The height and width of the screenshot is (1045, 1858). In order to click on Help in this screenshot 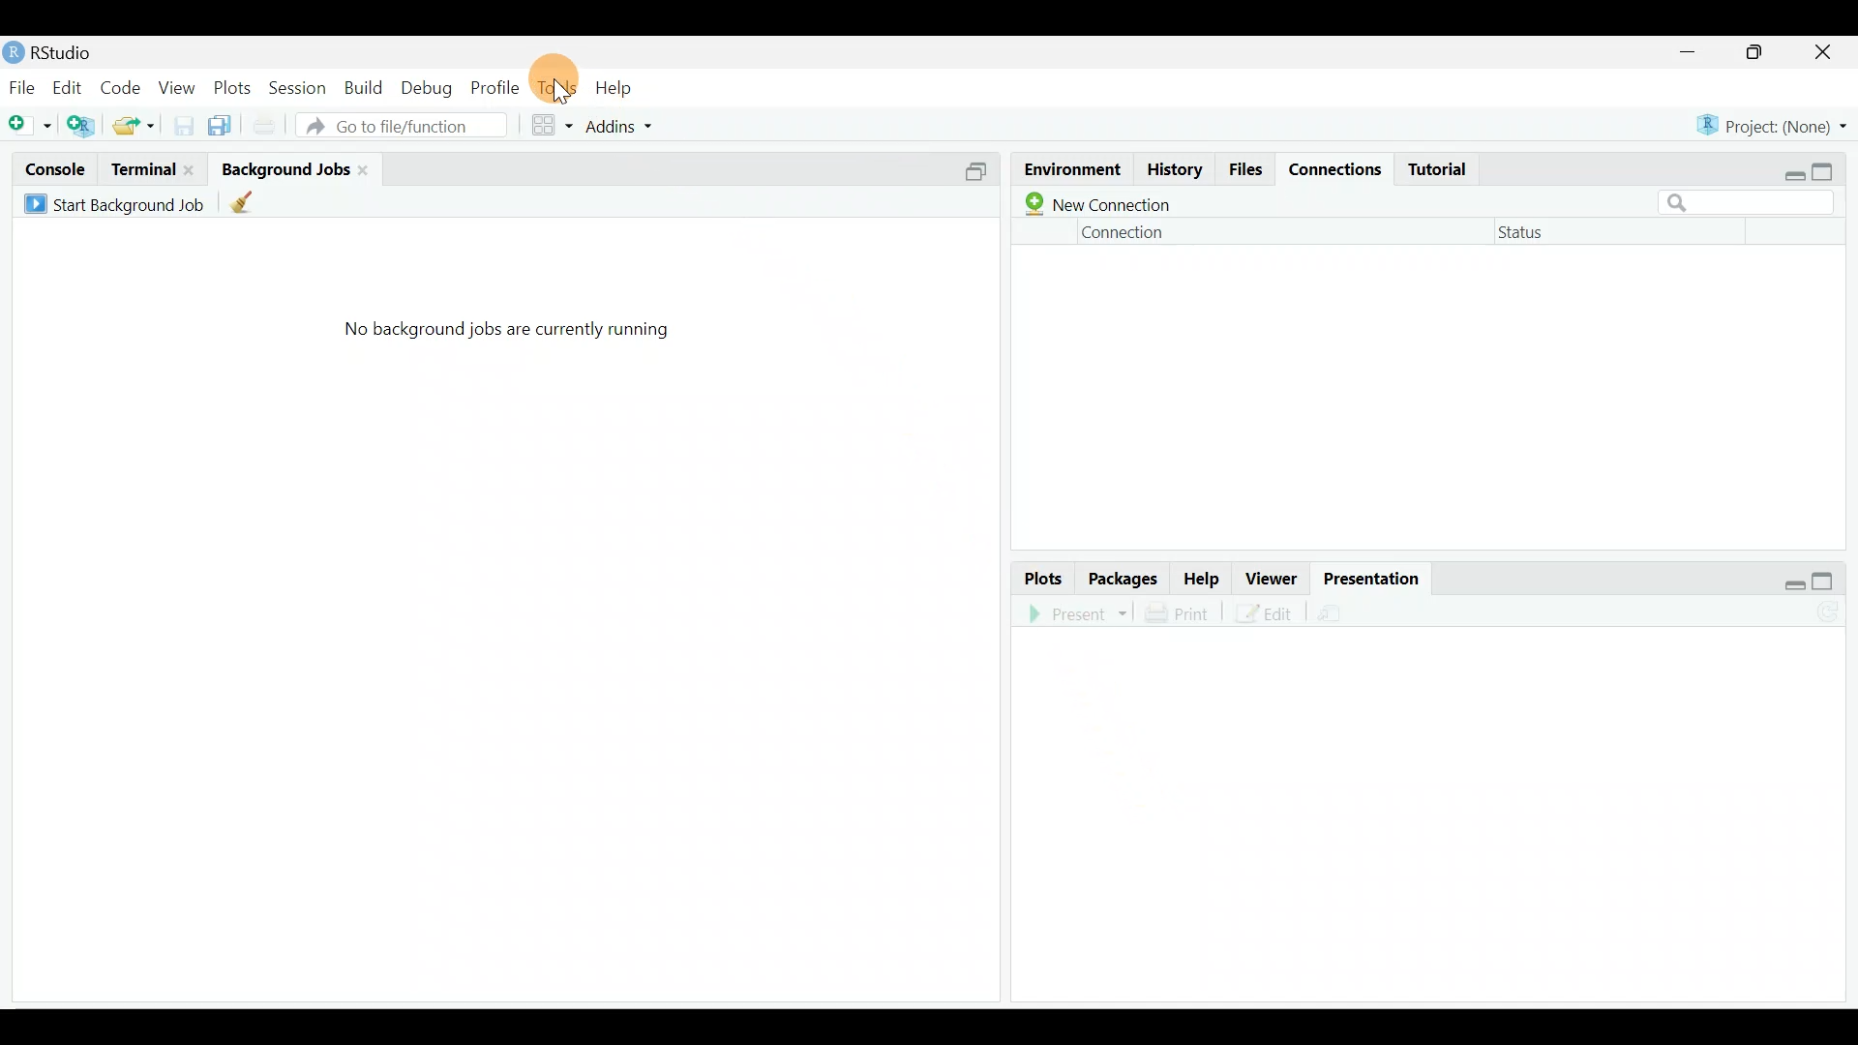, I will do `click(1202, 577)`.